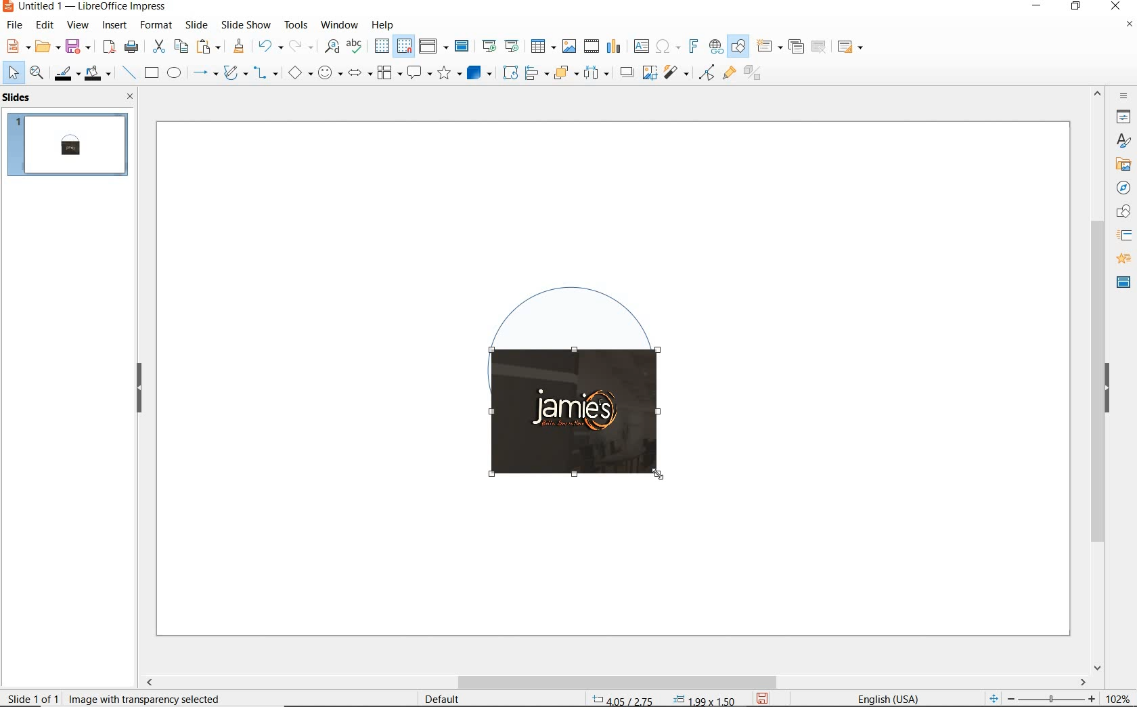 The width and height of the screenshot is (1137, 707). Describe the element at coordinates (70, 146) in the screenshot. I see `slide 1` at that location.